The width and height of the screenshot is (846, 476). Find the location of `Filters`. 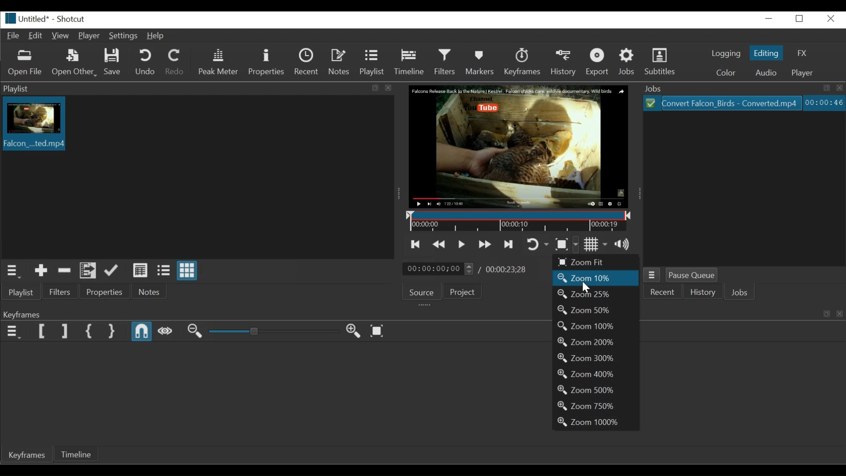

Filters is located at coordinates (446, 62).